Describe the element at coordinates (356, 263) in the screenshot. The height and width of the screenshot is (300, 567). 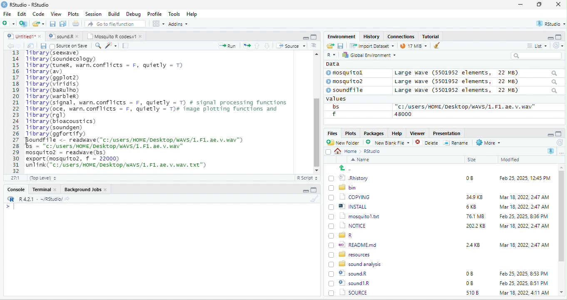
I see `8 sound analysis` at that location.